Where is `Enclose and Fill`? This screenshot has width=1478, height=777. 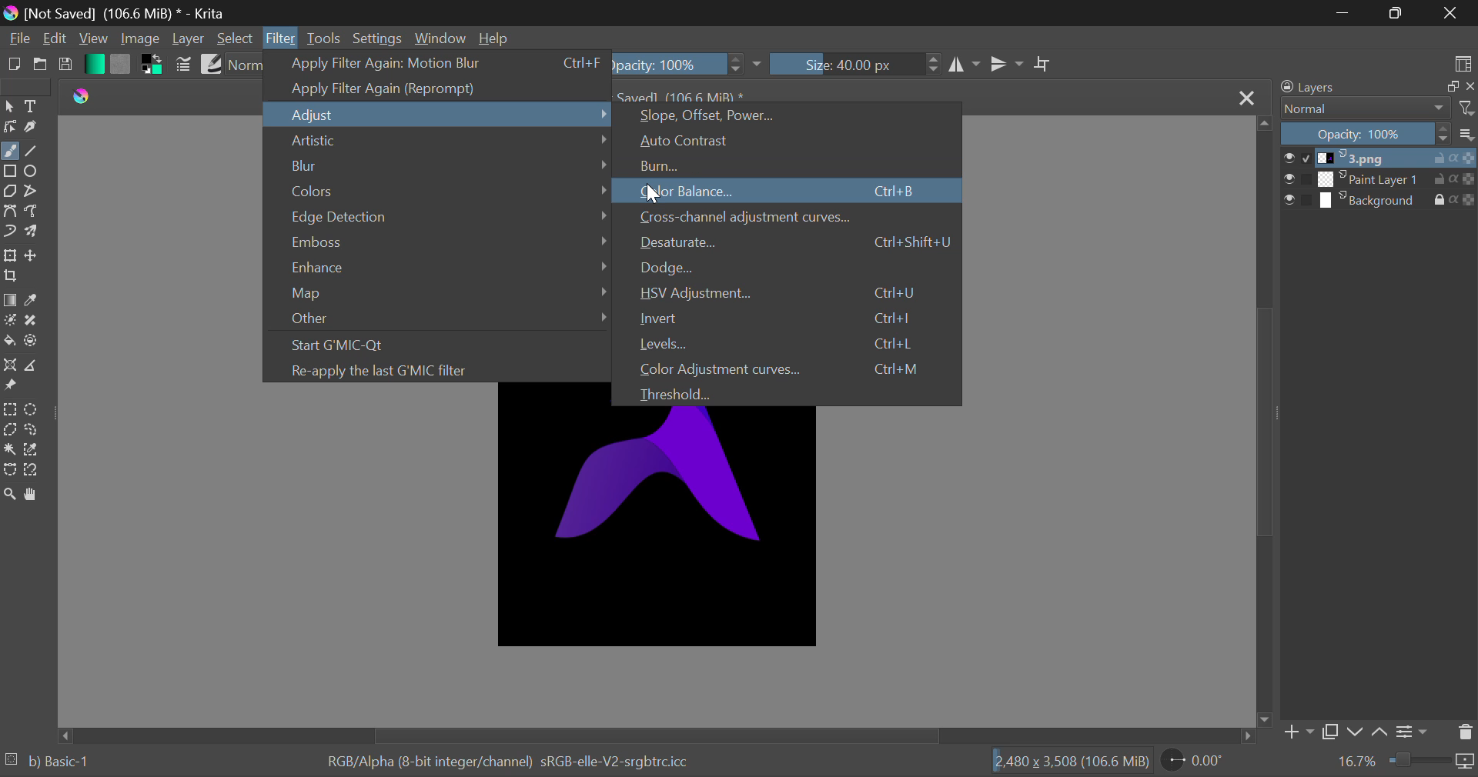
Enclose and Fill is located at coordinates (32, 342).